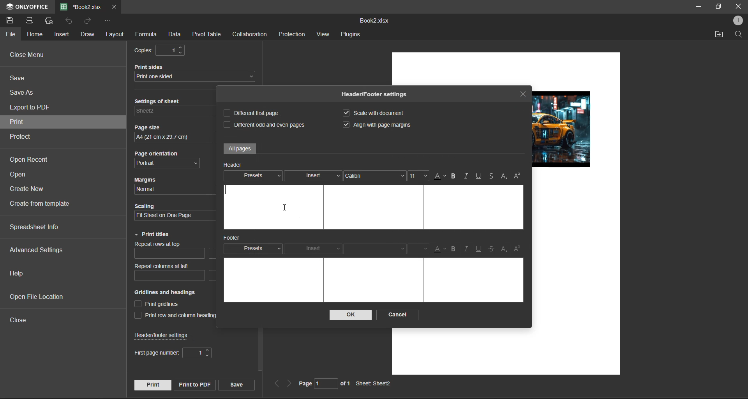 Image resolution: width=748 pixels, height=399 pixels. What do you see at coordinates (236, 384) in the screenshot?
I see `save` at bounding box center [236, 384].